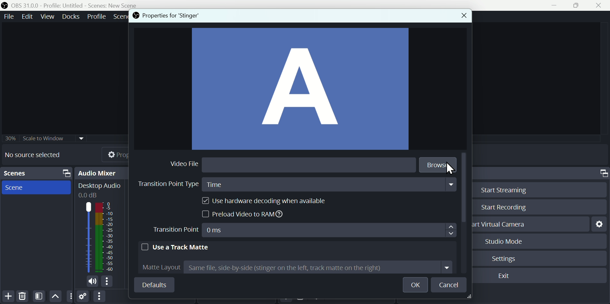  I want to click on properties for Stinger, so click(165, 16).